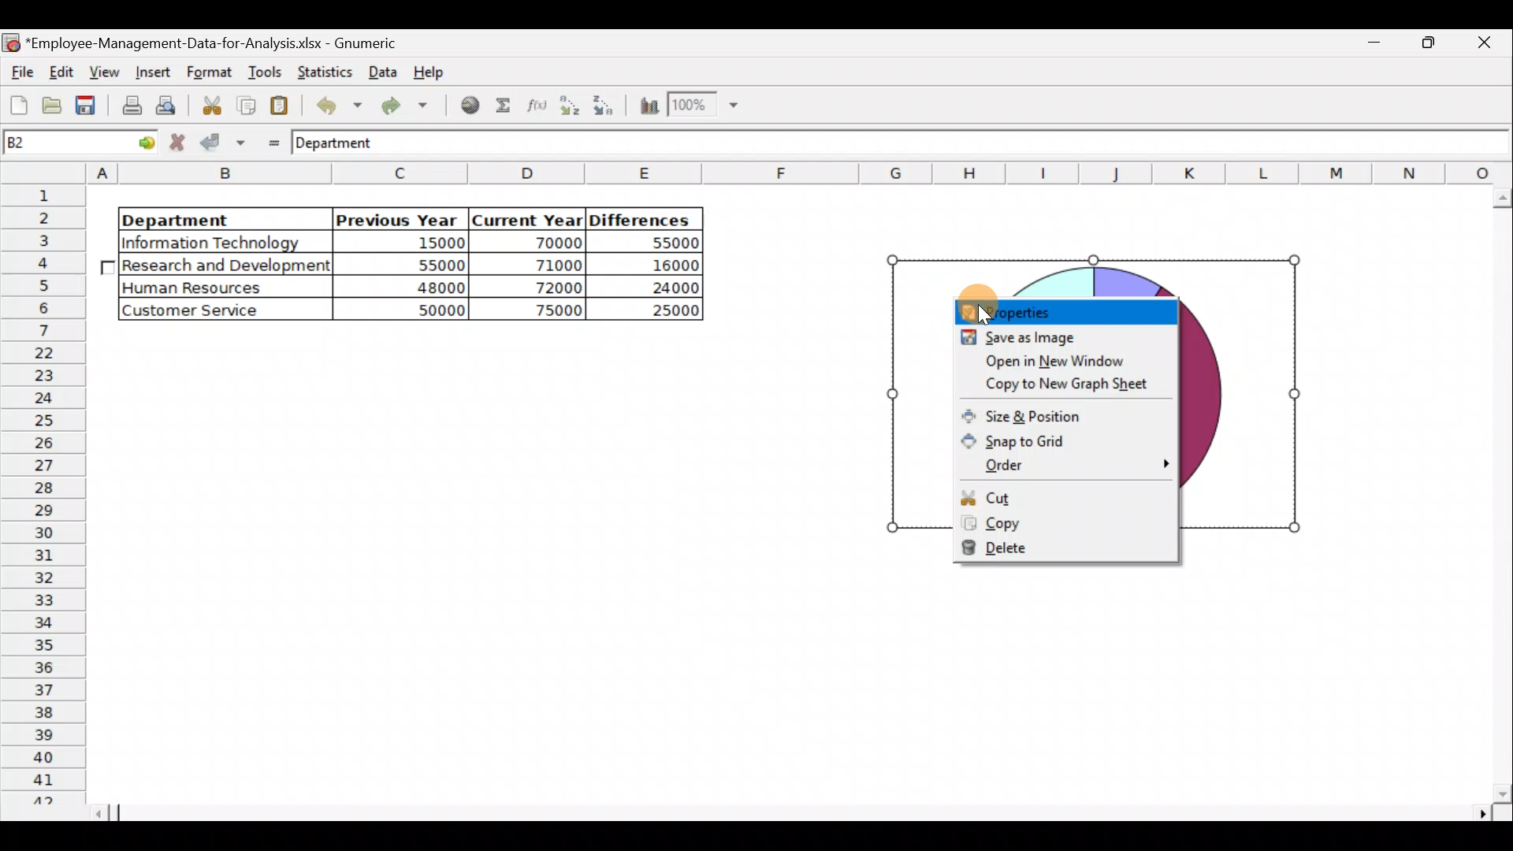 Image resolution: width=1513 pixels, height=851 pixels. Describe the element at coordinates (703, 107) in the screenshot. I see `Zoom` at that location.